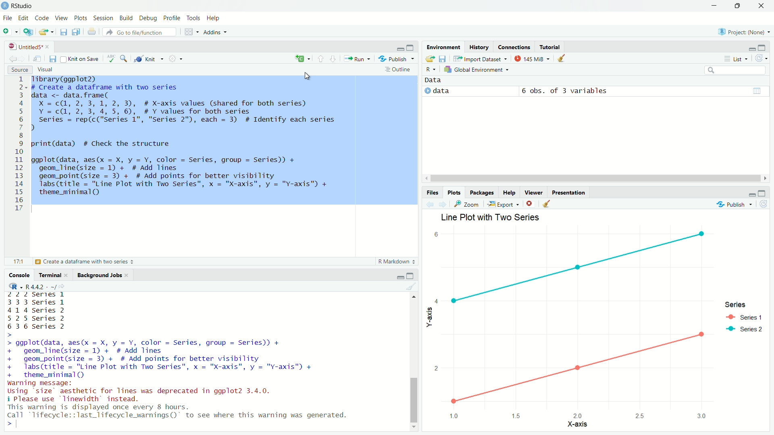  What do you see at coordinates (148, 19) in the screenshot?
I see `Debug` at bounding box center [148, 19].